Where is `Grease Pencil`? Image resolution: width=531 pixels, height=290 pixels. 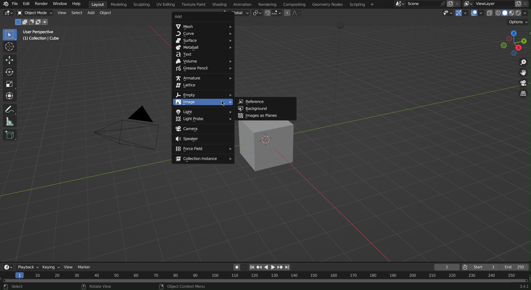 Grease Pencil is located at coordinates (203, 69).